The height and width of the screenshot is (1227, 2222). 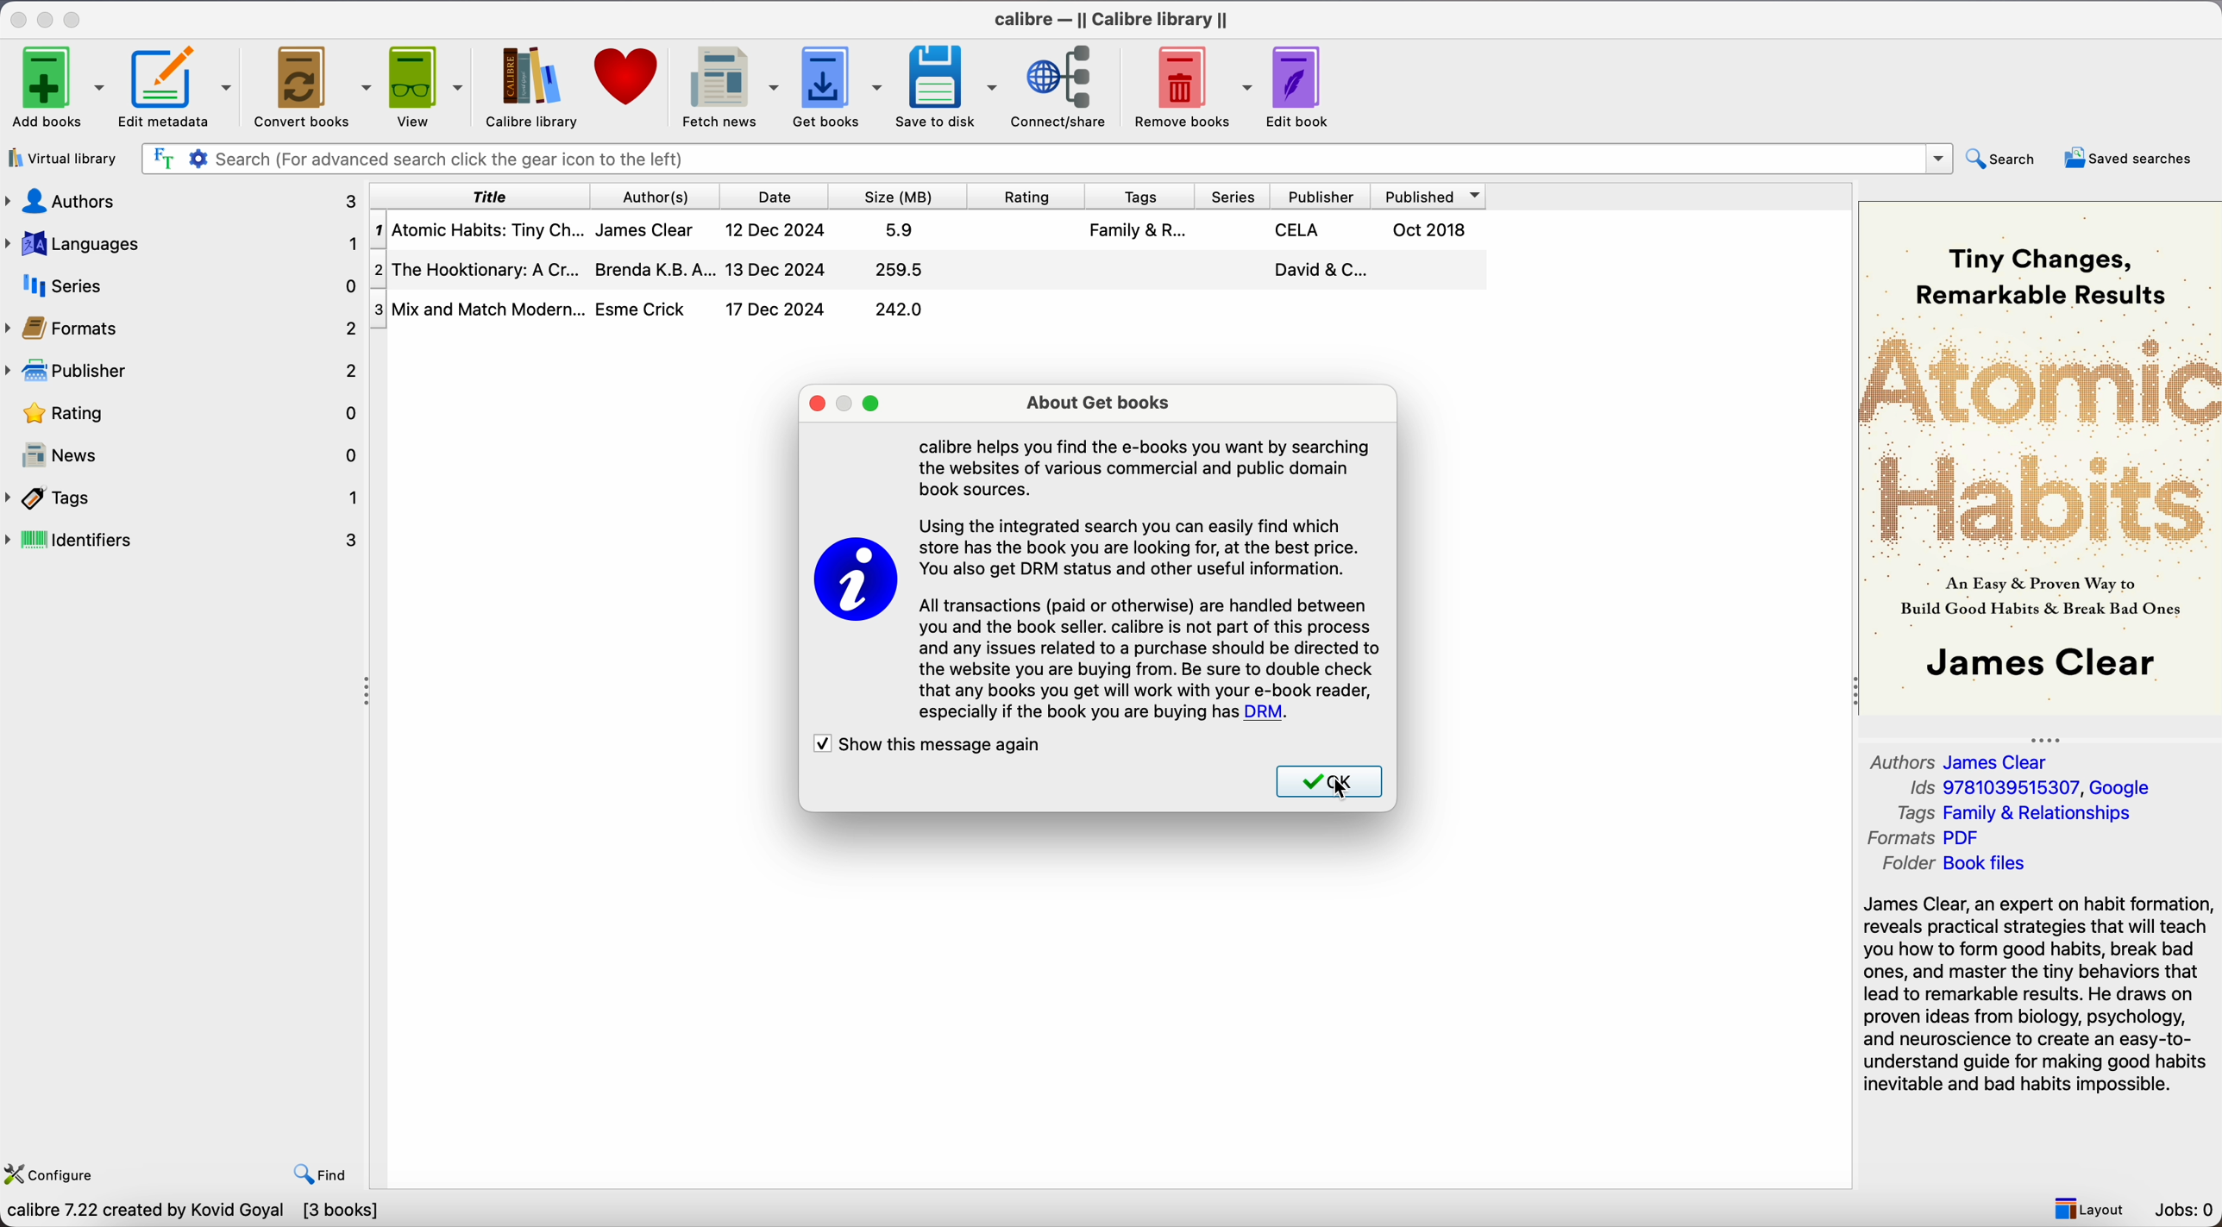 What do you see at coordinates (858, 582) in the screenshot?
I see `icon` at bounding box center [858, 582].